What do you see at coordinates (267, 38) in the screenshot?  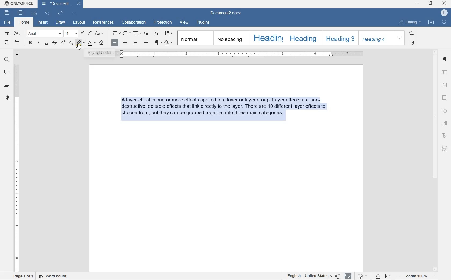 I see `HEADING 1` at bounding box center [267, 38].